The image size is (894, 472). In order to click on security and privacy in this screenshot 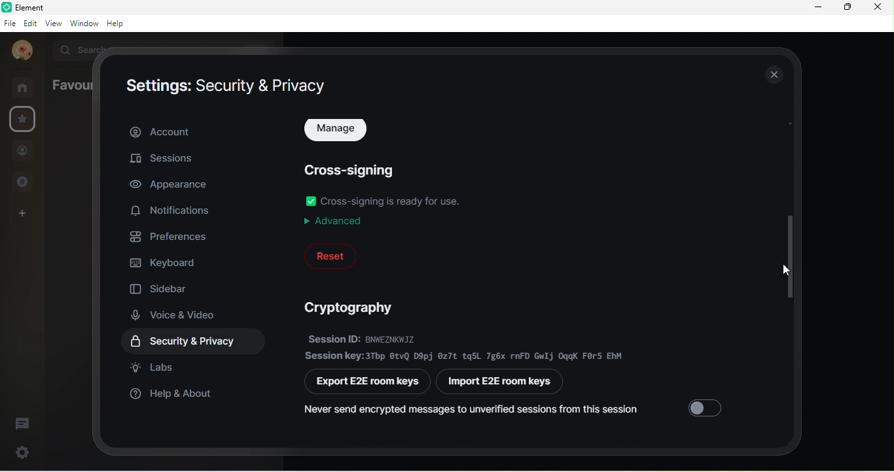, I will do `click(198, 341)`.